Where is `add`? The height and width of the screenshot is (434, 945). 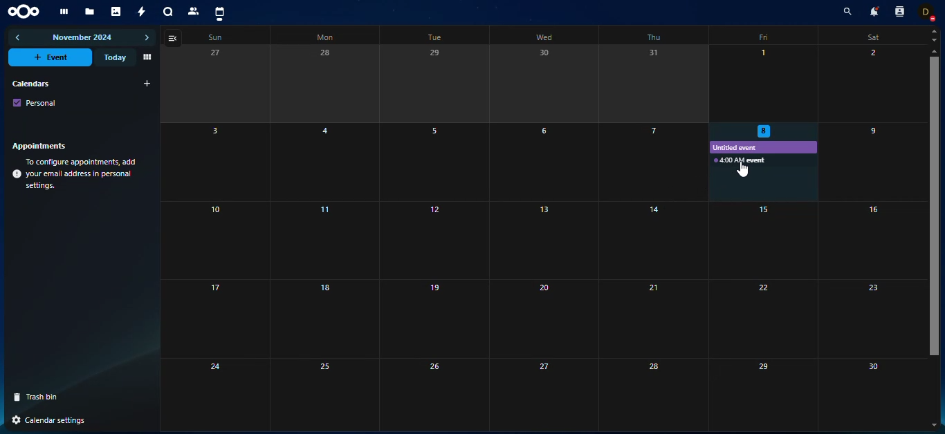 add is located at coordinates (147, 84).